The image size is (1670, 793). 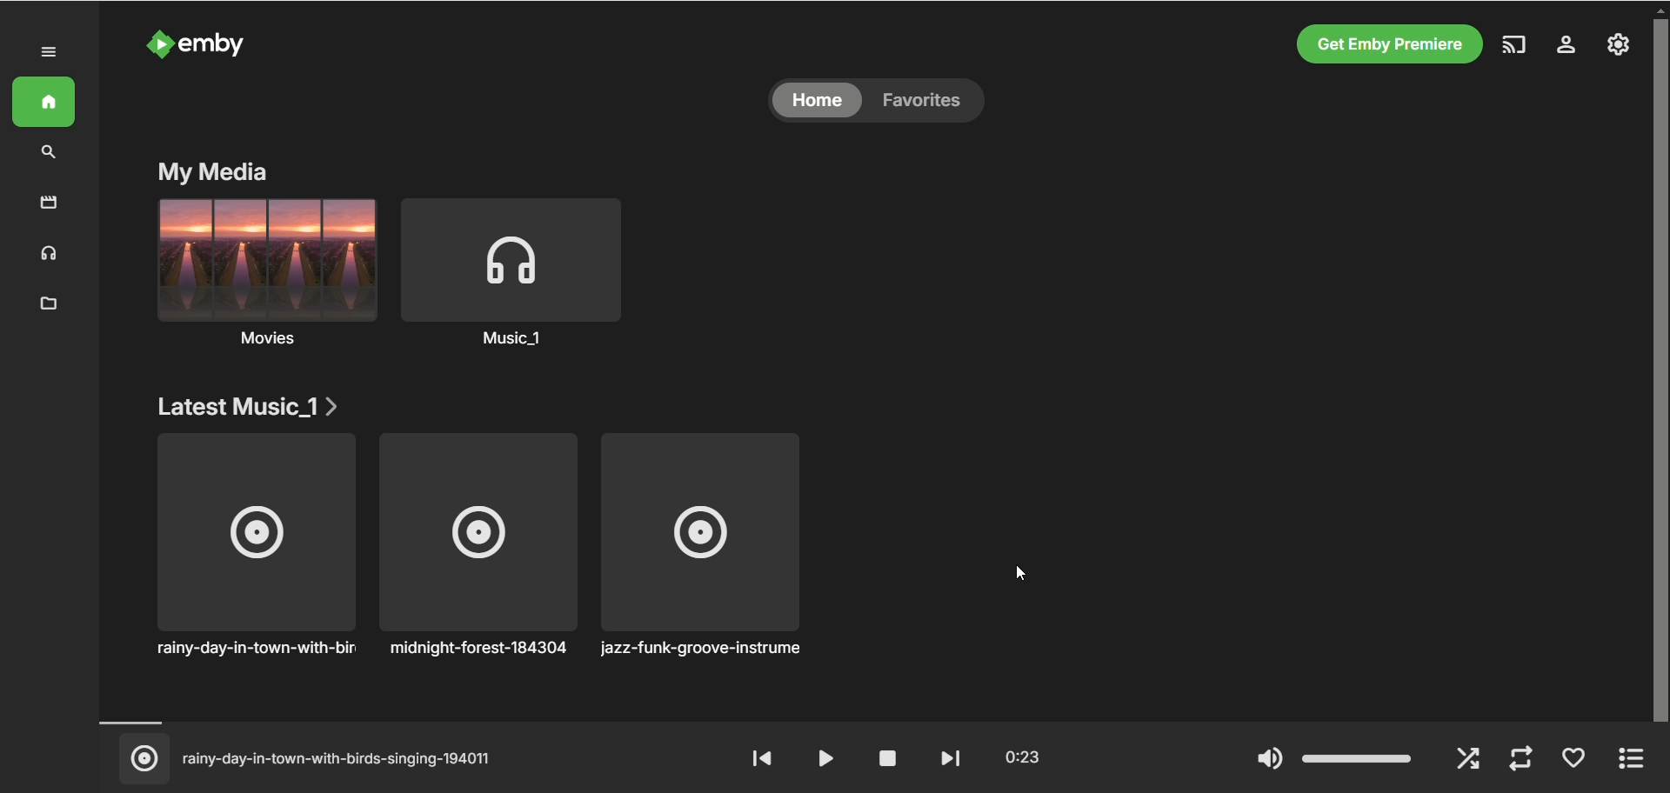 I want to click on music, so click(x=515, y=274).